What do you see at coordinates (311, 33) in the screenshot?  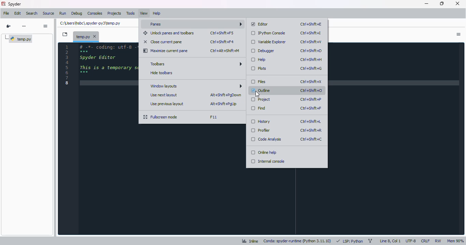 I see `shortcut for IPython console` at bounding box center [311, 33].